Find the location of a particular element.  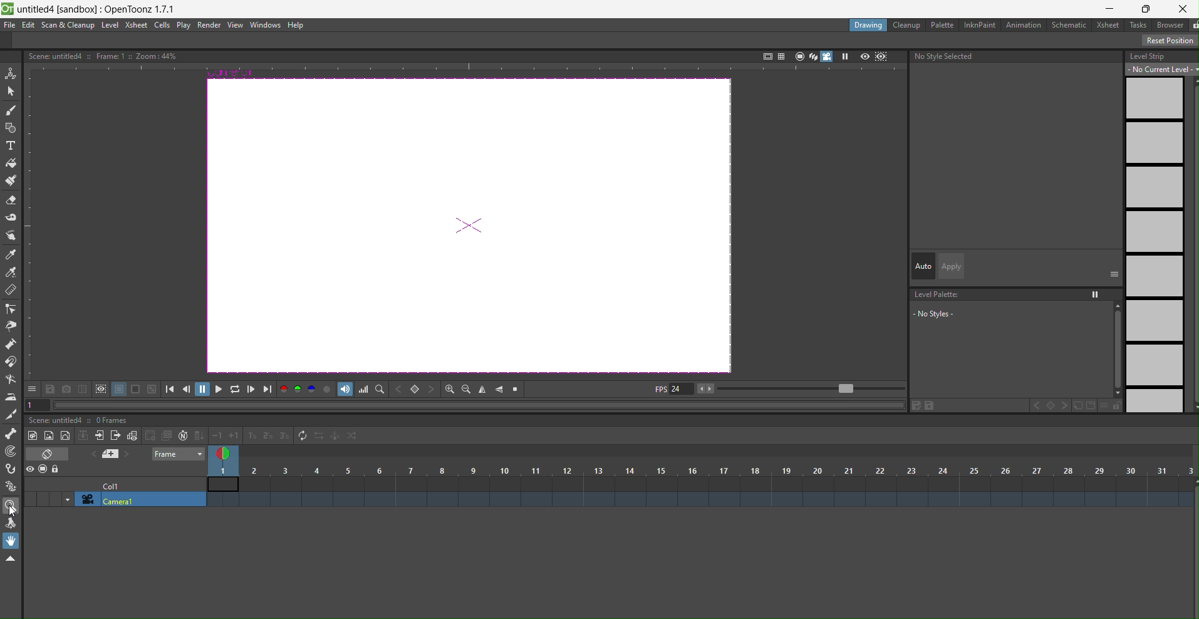

level is located at coordinates (110, 24).